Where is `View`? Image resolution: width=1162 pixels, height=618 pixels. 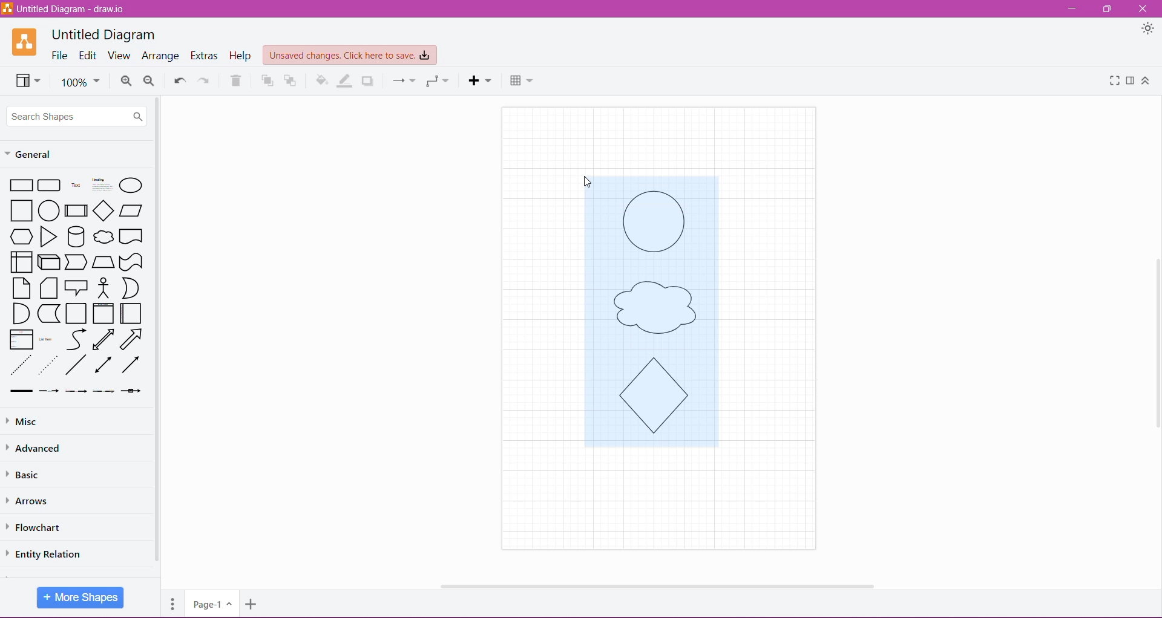
View is located at coordinates (119, 56).